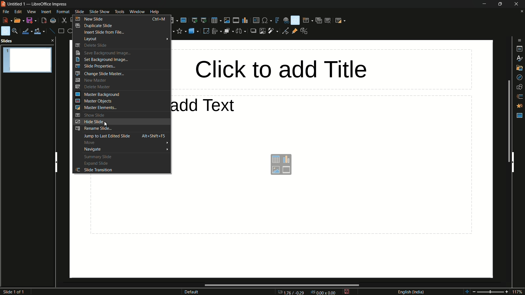 The width and height of the screenshot is (525, 295). What do you see at coordinates (31, 12) in the screenshot?
I see `view menu` at bounding box center [31, 12].